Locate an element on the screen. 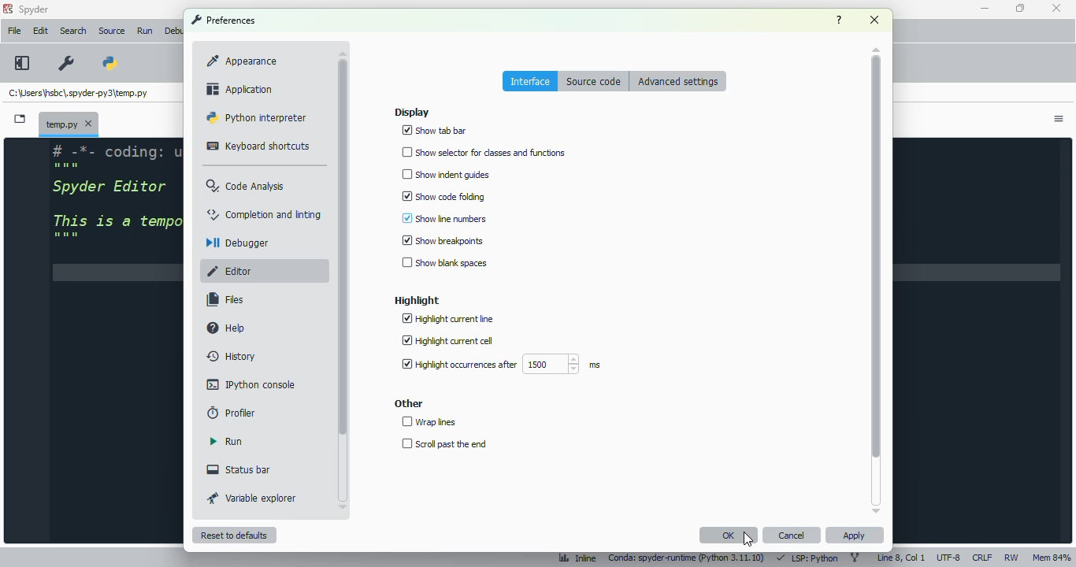 The image size is (1076, 567). temp is located at coordinates (69, 123).